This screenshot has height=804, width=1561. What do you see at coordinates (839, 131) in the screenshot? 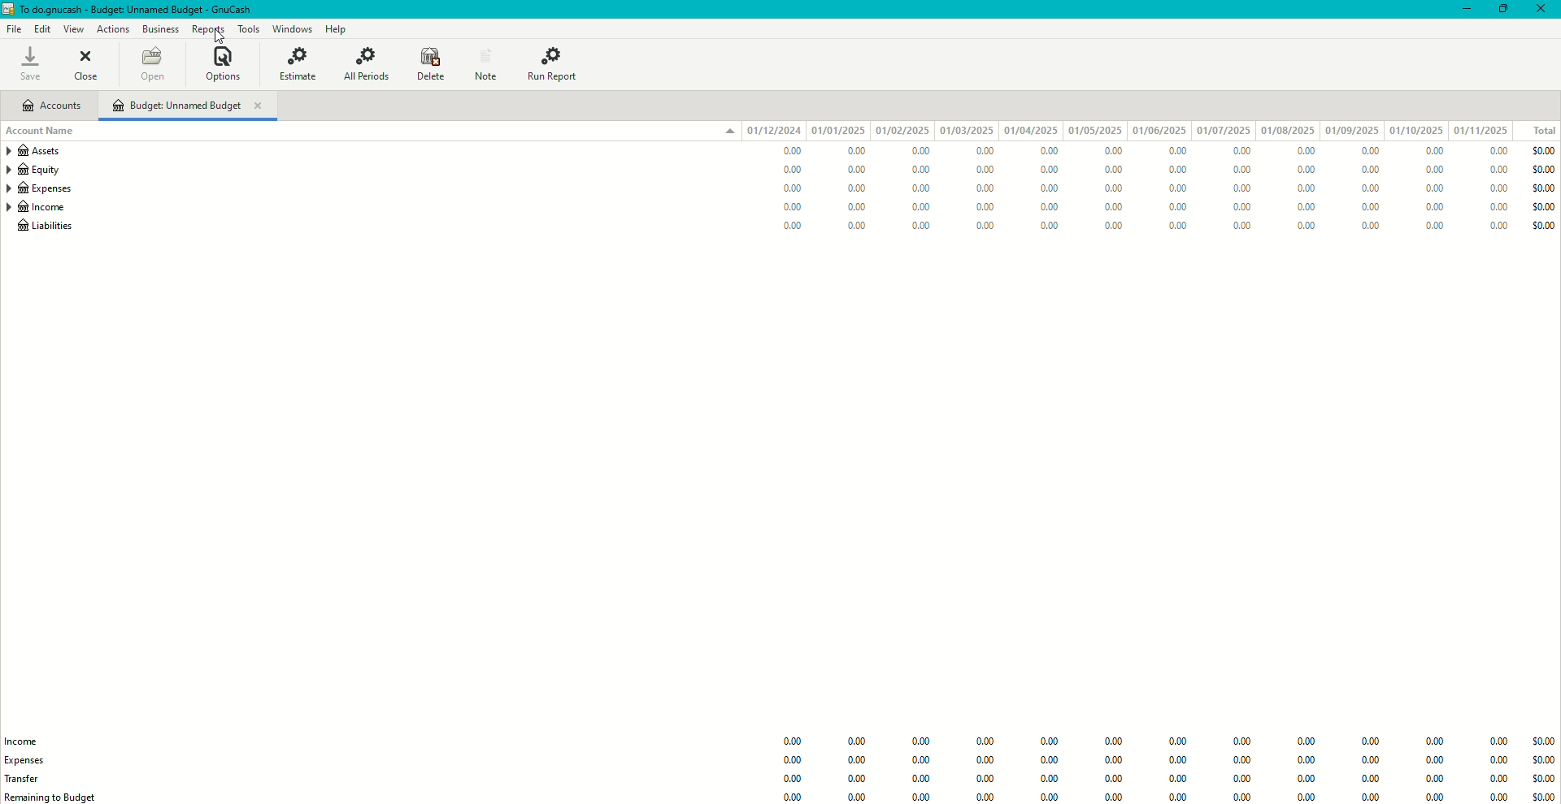
I see `01/01/2025` at bounding box center [839, 131].